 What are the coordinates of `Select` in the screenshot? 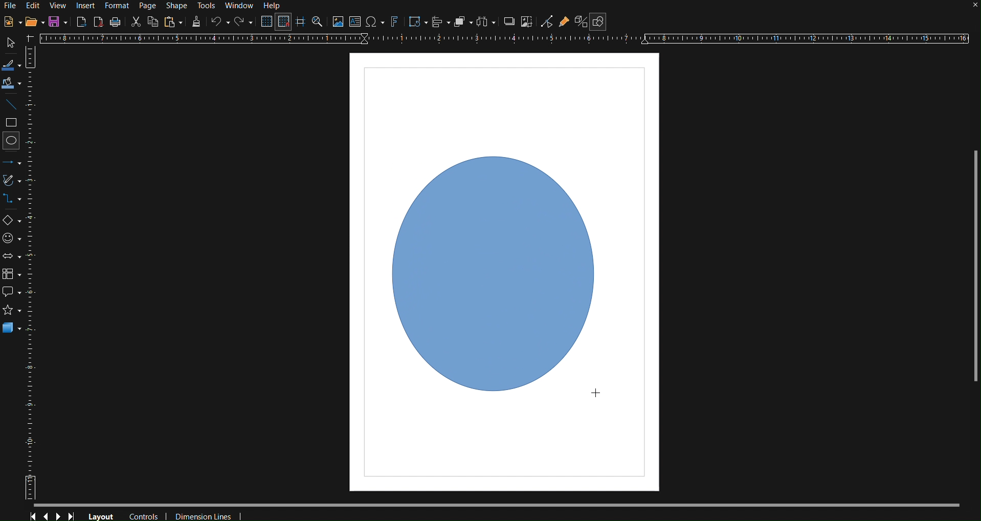 It's located at (9, 43).